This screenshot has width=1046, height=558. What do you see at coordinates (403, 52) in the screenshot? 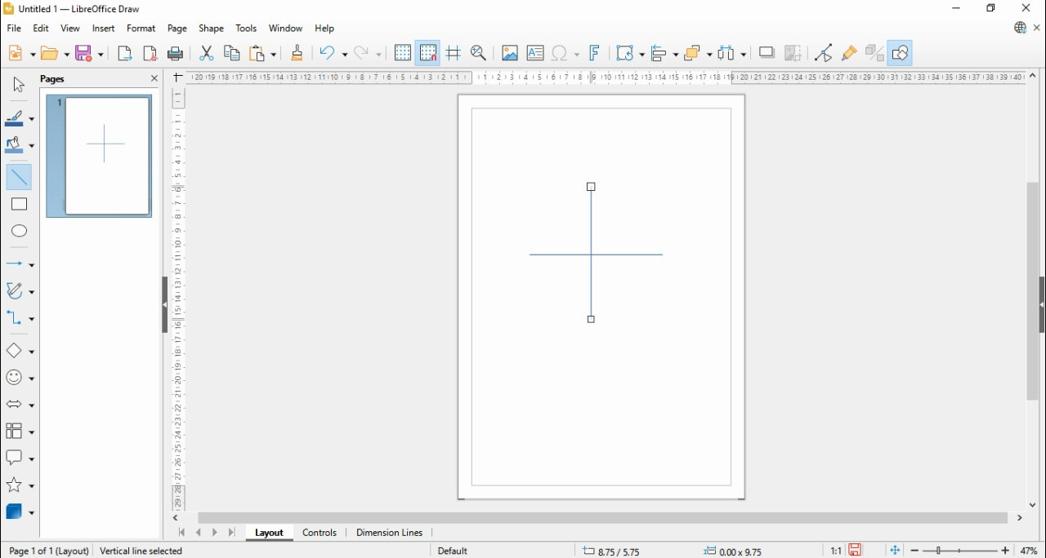
I see `show grids` at bounding box center [403, 52].